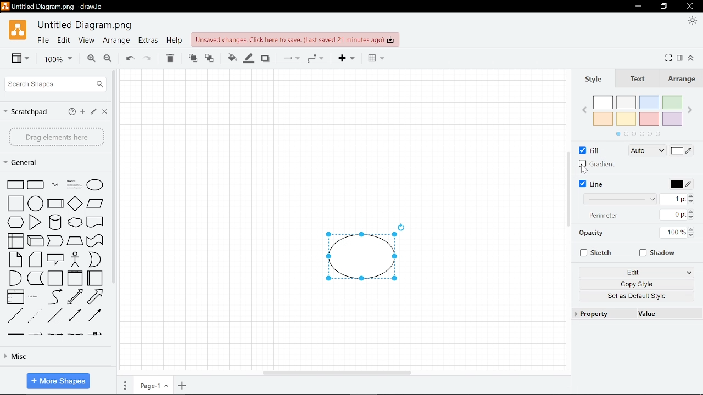 The image size is (703, 395). Describe the element at coordinates (345, 58) in the screenshot. I see `Insert` at that location.